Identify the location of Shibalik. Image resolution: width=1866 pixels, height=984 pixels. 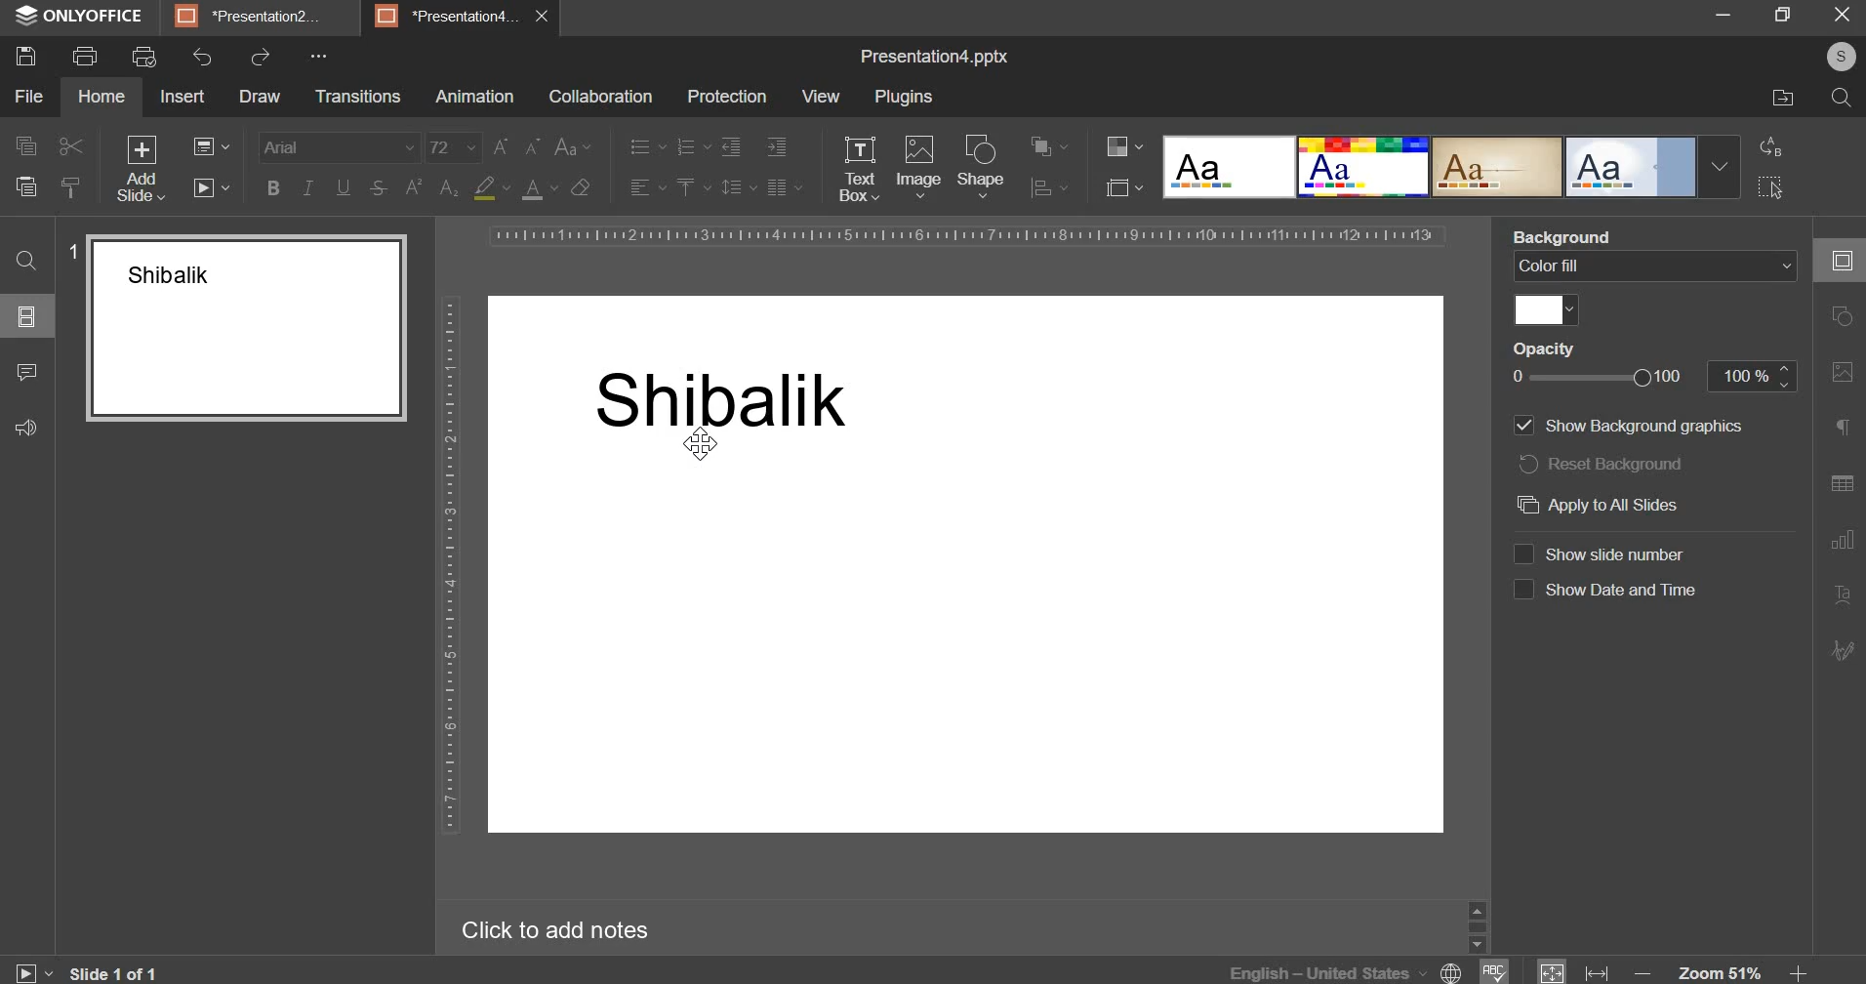
(732, 398).